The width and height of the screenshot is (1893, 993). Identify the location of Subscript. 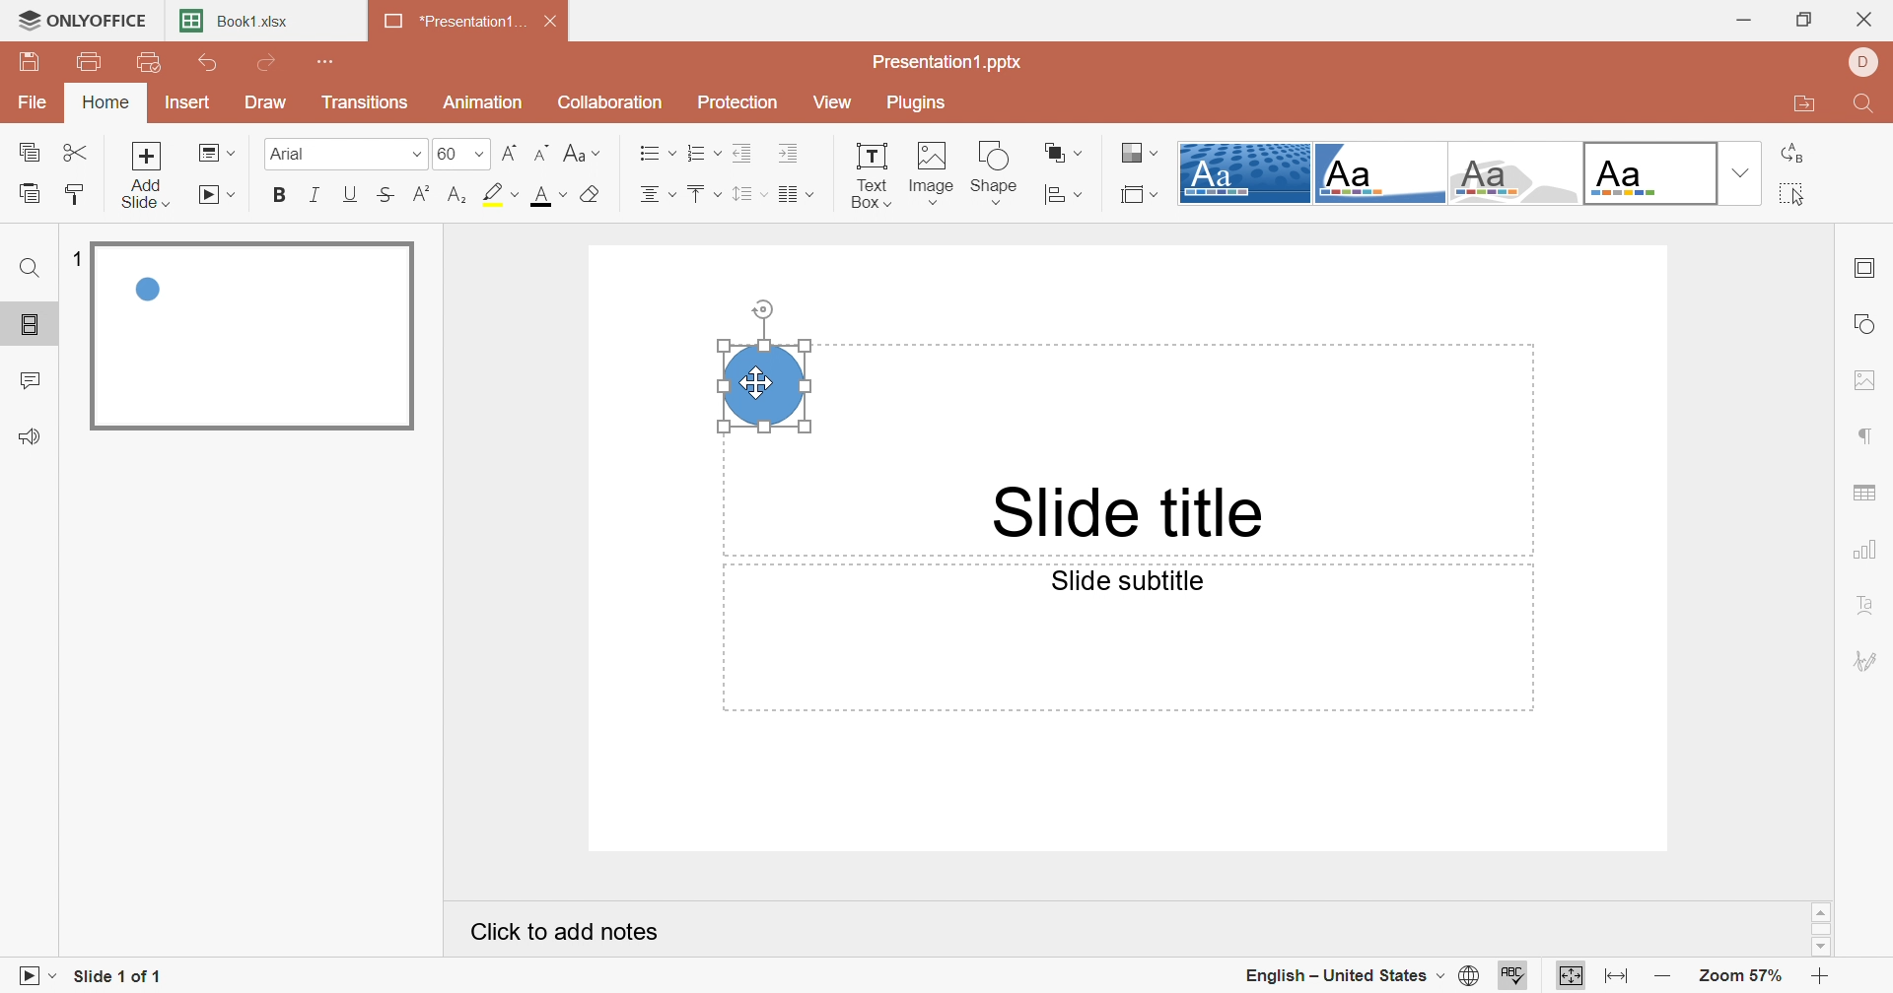
(462, 194).